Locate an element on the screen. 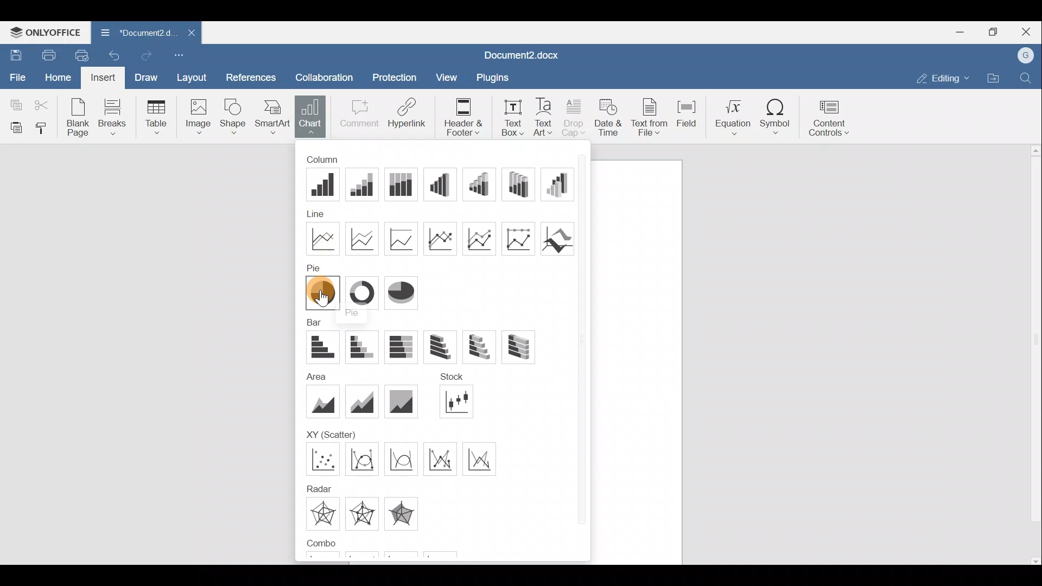 The image size is (1042, 586). Customize quick access toolbar is located at coordinates (183, 55).